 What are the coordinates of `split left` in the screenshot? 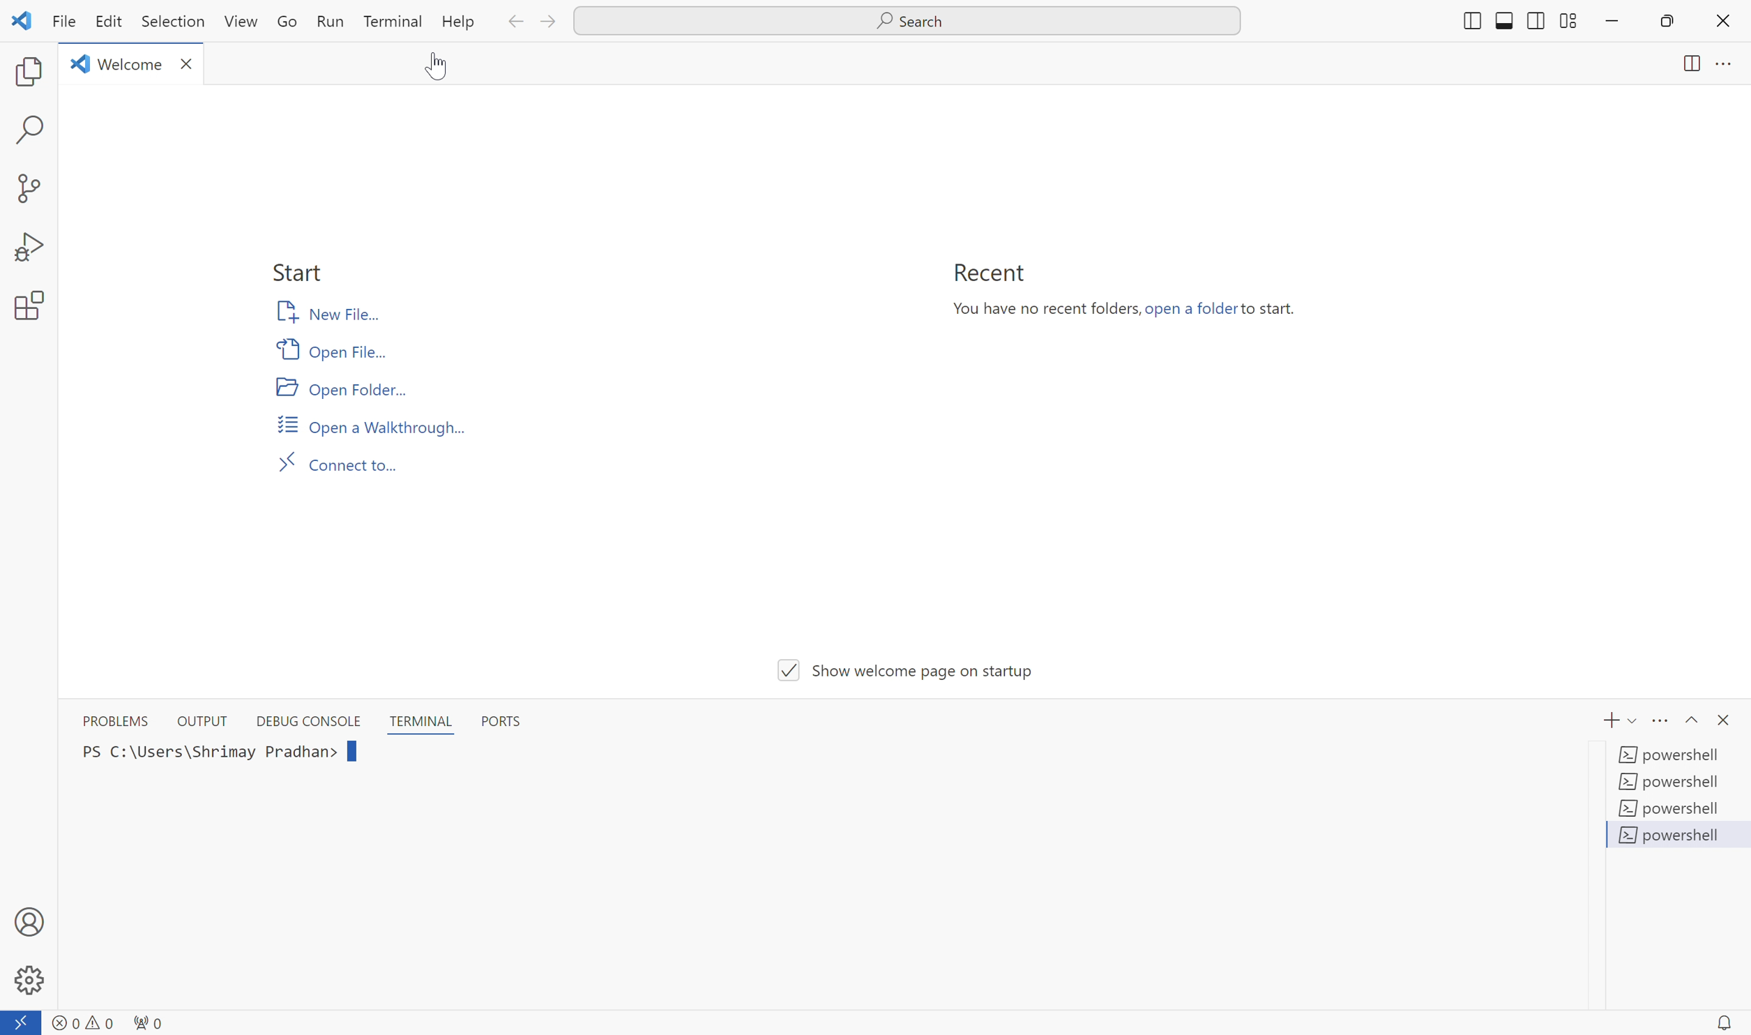 It's located at (1533, 19).